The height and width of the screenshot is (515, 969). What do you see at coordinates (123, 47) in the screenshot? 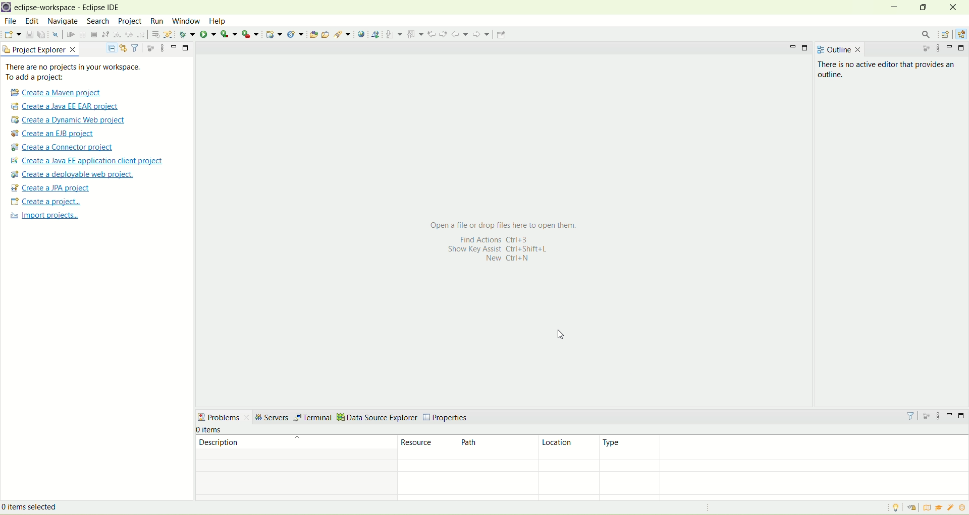
I see `link with editor` at bounding box center [123, 47].